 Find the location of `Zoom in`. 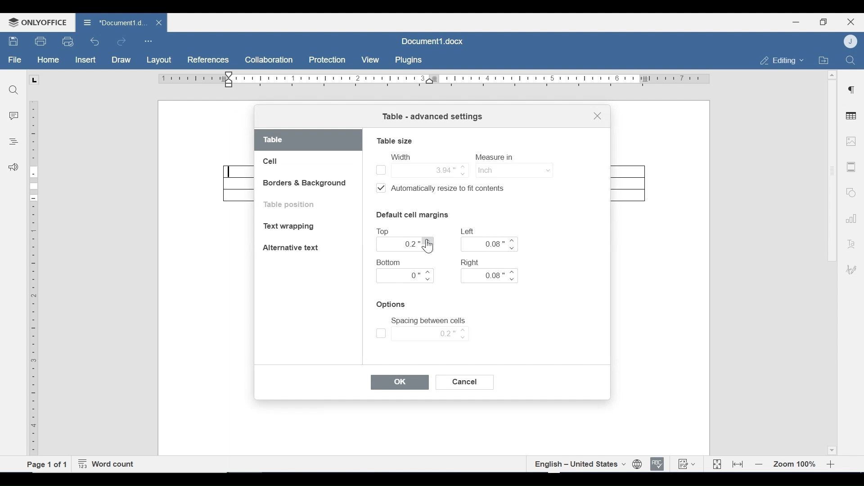

Zoom in is located at coordinates (832, 464).